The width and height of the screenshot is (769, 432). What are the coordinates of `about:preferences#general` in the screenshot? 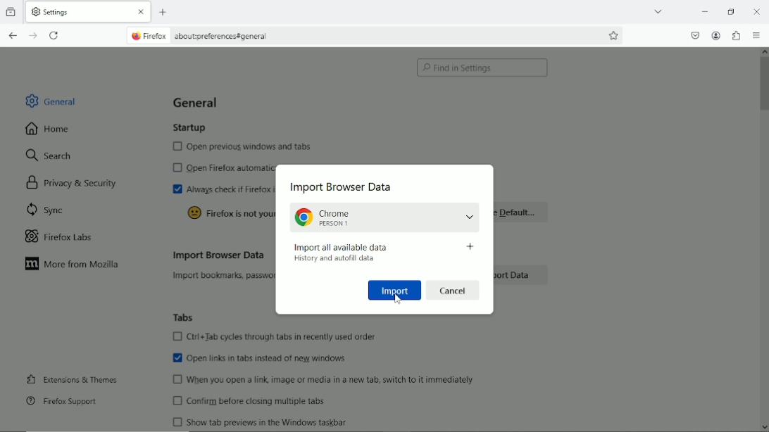 It's located at (223, 37).